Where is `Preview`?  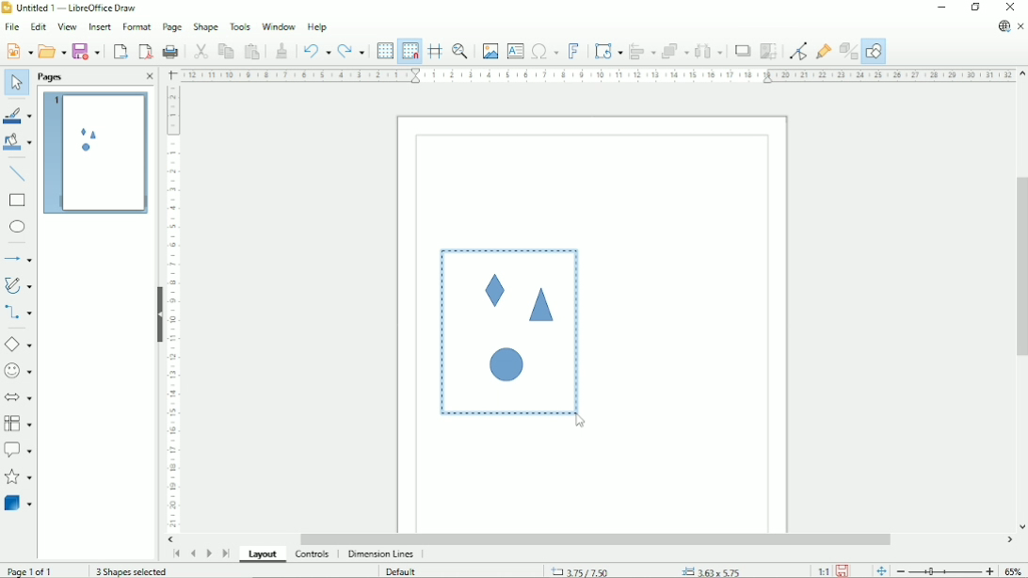 Preview is located at coordinates (93, 153).